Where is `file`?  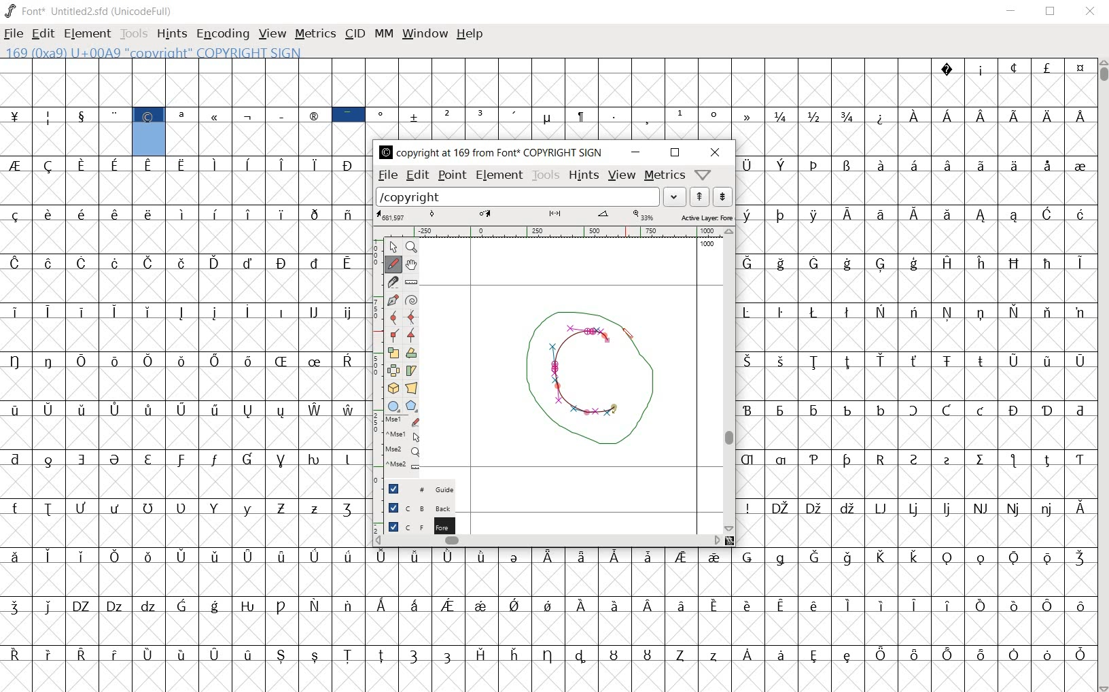 file is located at coordinates (14, 35).